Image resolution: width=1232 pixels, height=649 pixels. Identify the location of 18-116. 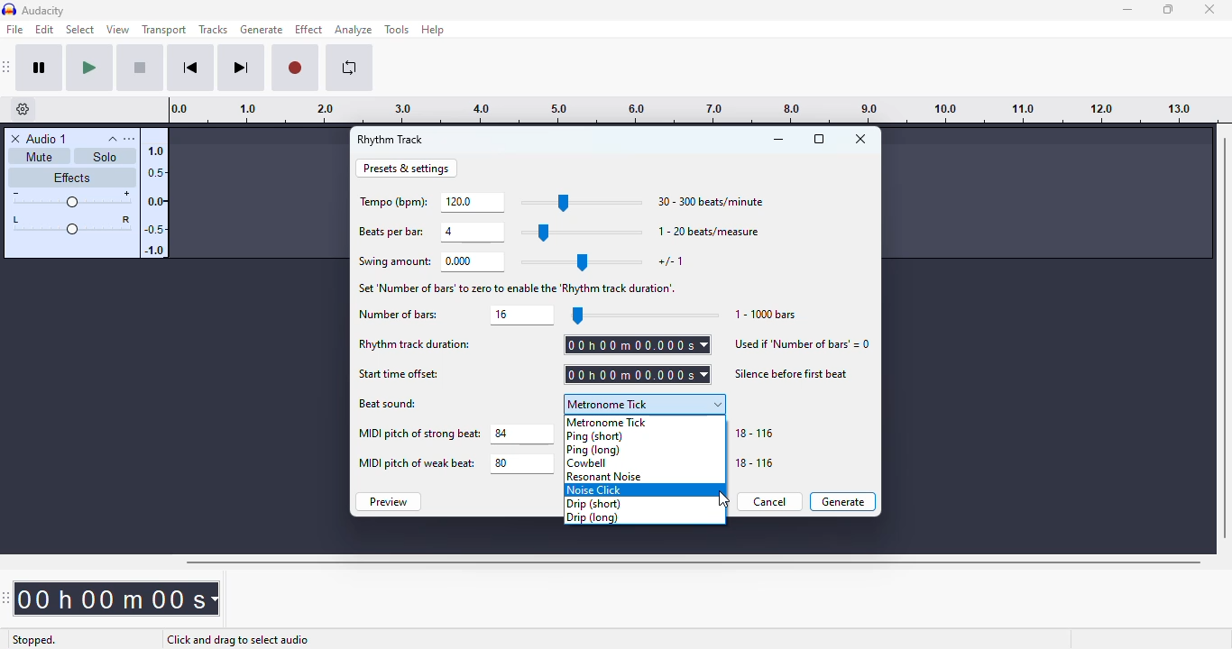
(755, 462).